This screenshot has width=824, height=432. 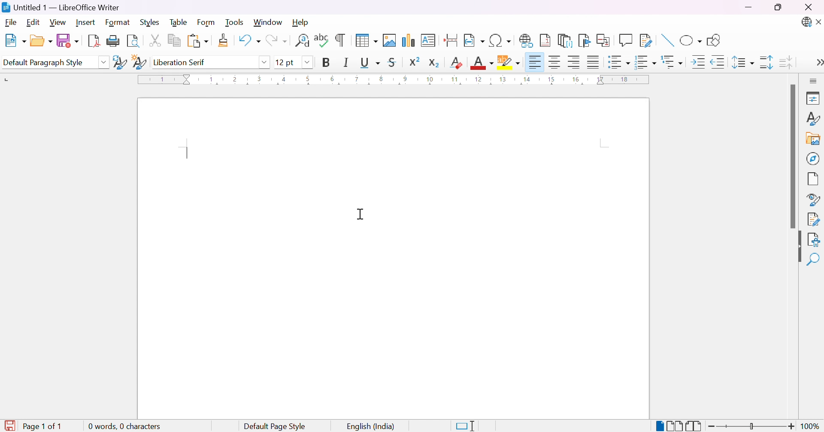 I want to click on Insert cross-reference, so click(x=605, y=39).